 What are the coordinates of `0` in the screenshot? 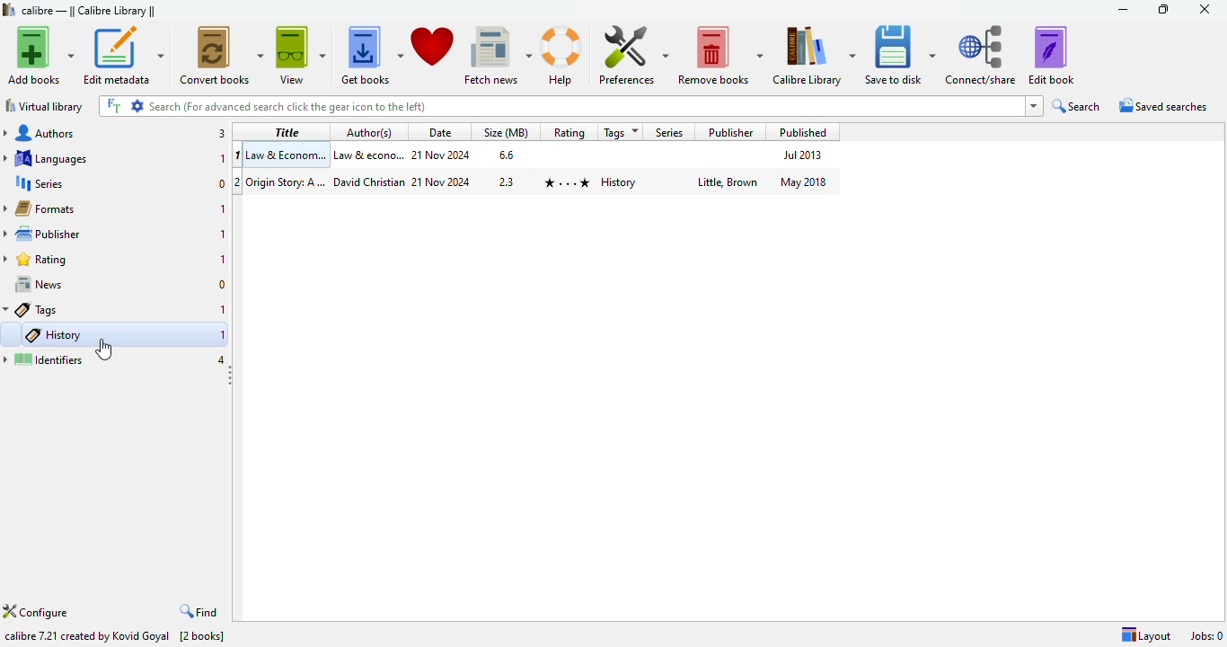 It's located at (223, 285).